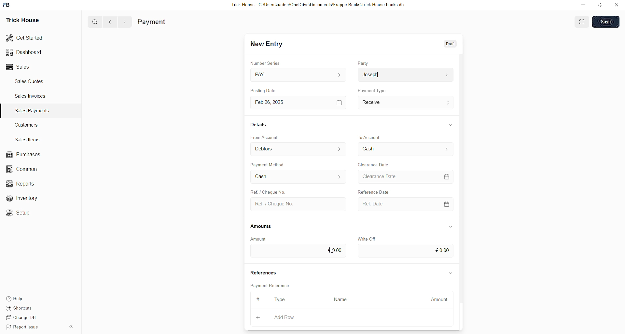  What do you see at coordinates (25, 170) in the screenshot?
I see `Common` at bounding box center [25, 170].